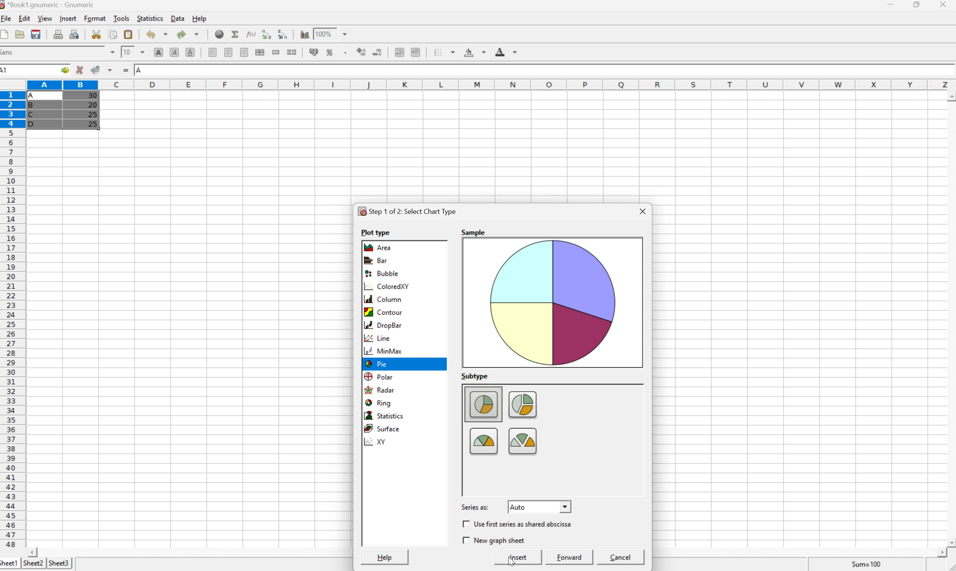 This screenshot has height=571, width=956. What do you see at coordinates (519, 558) in the screenshot?
I see `Insert` at bounding box center [519, 558].